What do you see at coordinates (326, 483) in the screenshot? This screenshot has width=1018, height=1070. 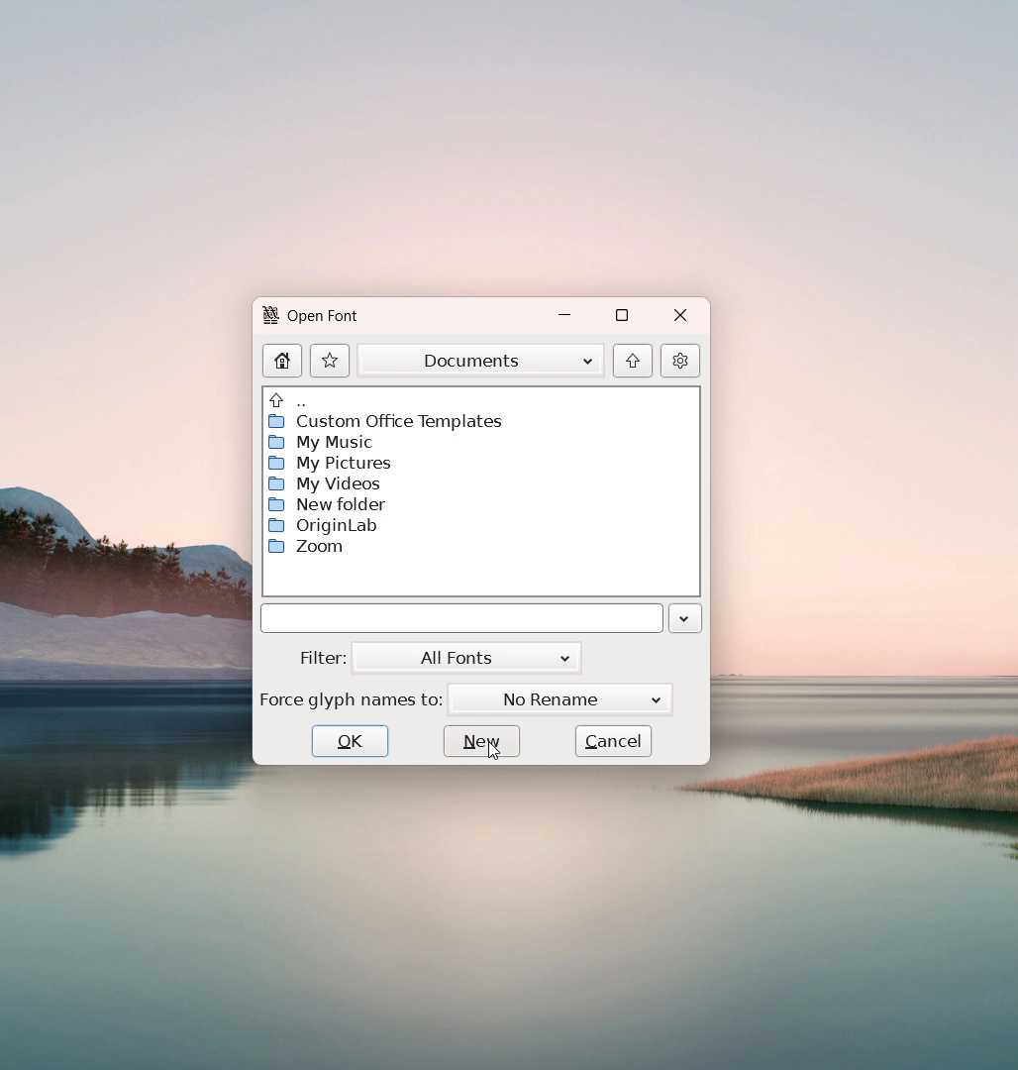 I see `My Videos` at bounding box center [326, 483].